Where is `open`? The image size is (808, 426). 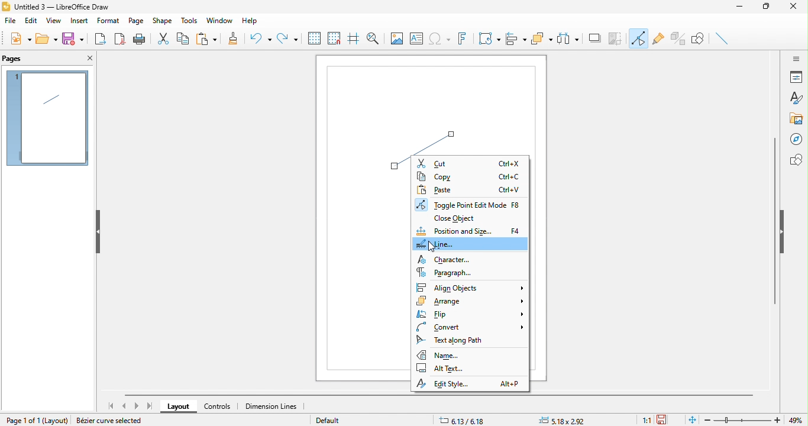
open is located at coordinates (47, 38).